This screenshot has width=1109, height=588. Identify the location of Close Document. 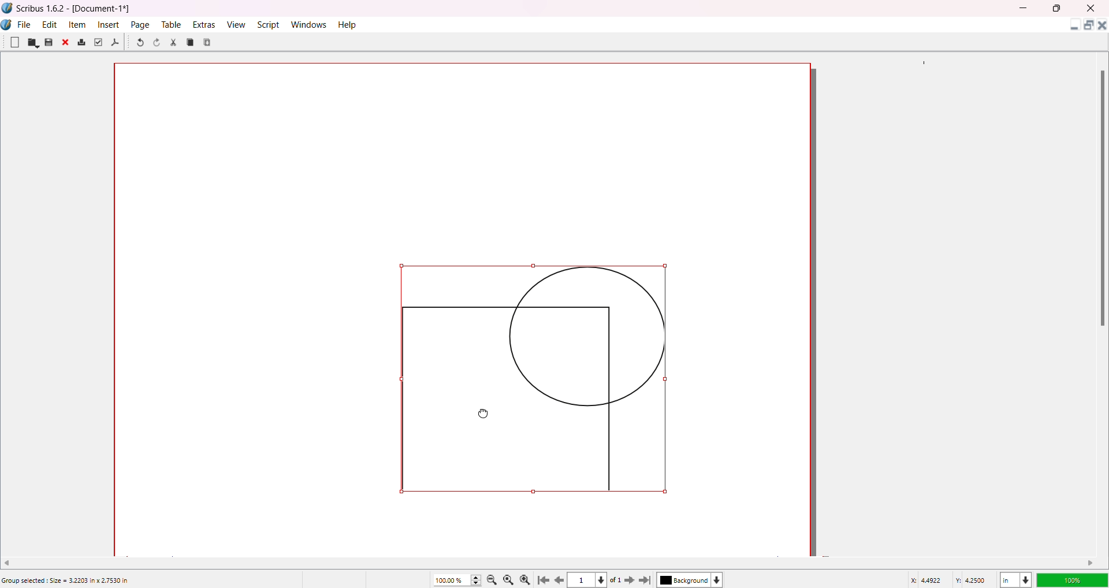
(1102, 27).